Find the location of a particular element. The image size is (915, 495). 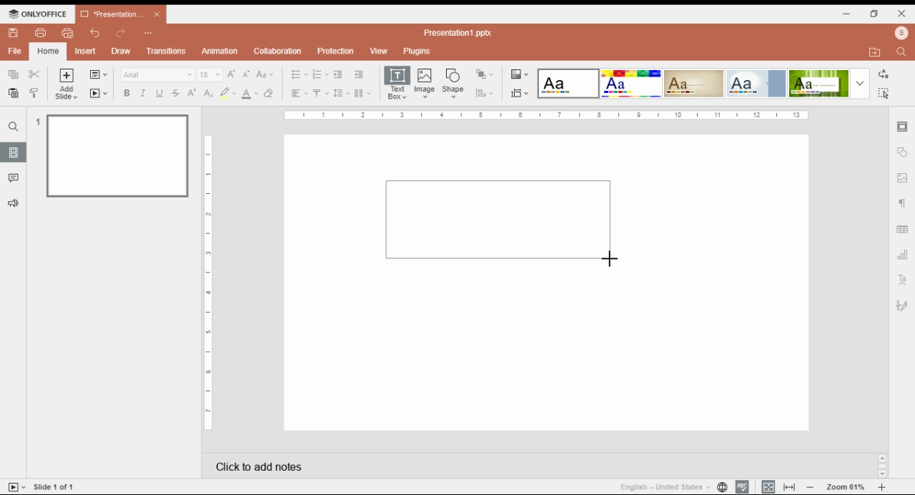

line spacing is located at coordinates (342, 93).